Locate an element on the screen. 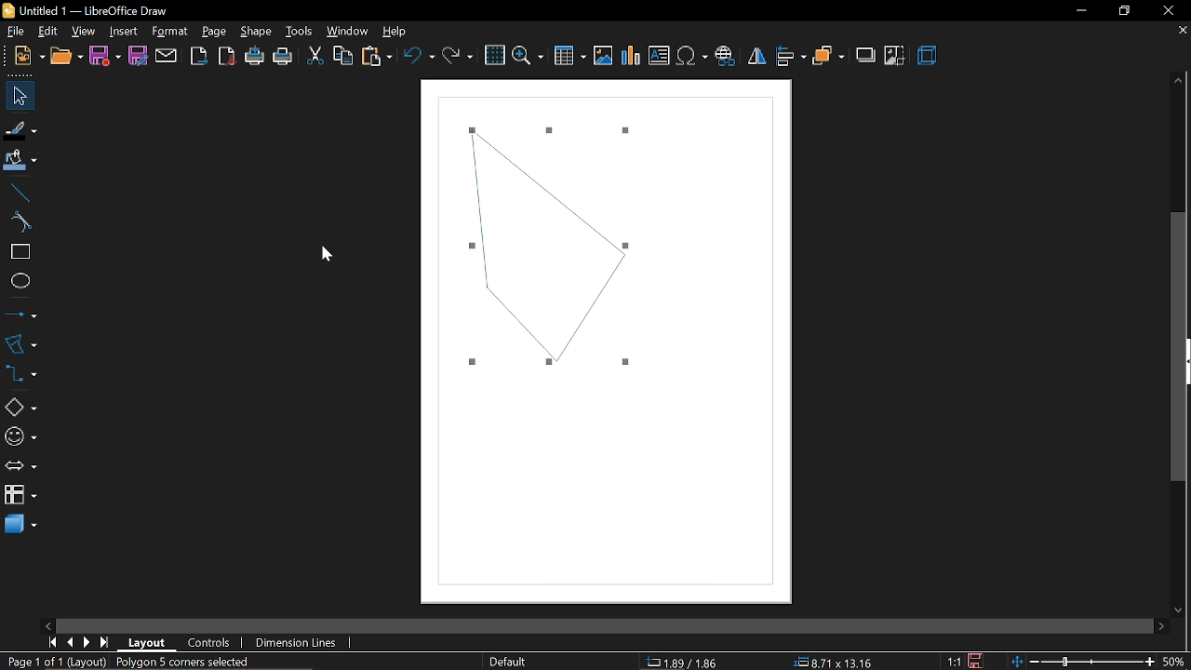 This screenshot has height=670, width=1191. insert symbol is located at coordinates (691, 56).